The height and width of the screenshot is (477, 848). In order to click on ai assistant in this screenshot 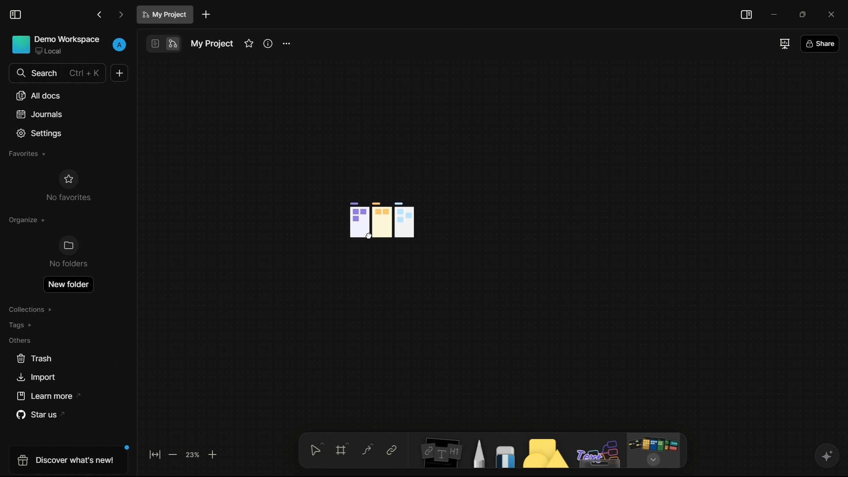, I will do `click(826, 456)`.